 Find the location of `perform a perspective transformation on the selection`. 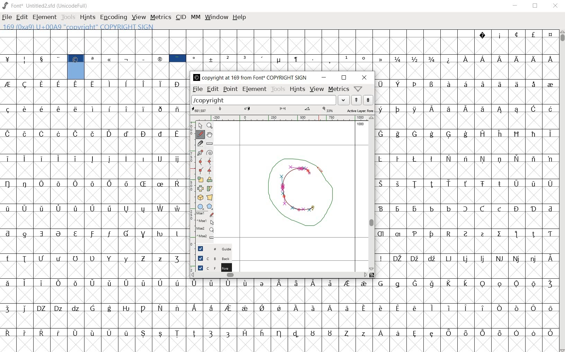

perform a perspective transformation on the selection is located at coordinates (210, 198).